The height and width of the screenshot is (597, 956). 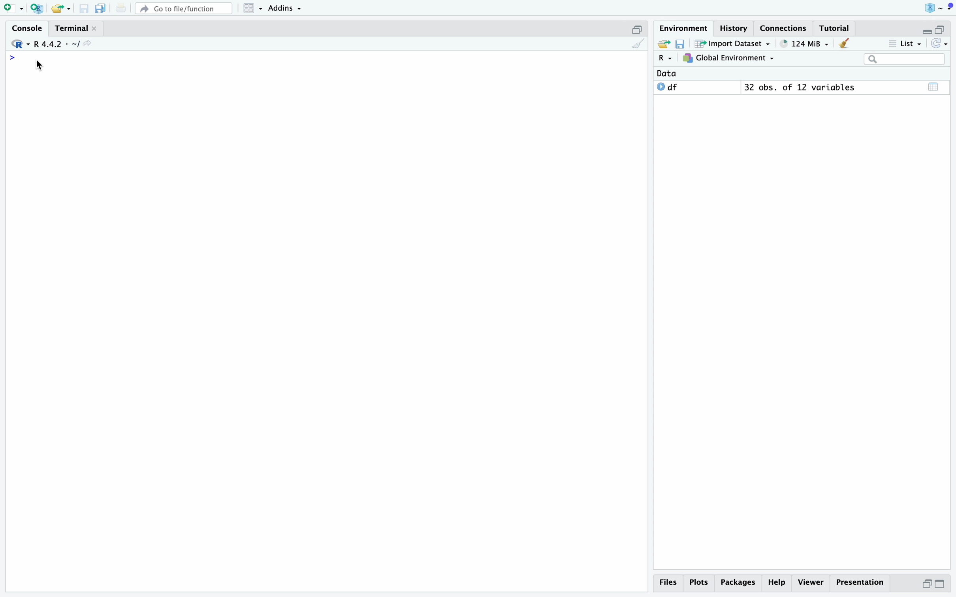 I want to click on Addins, so click(x=284, y=9).